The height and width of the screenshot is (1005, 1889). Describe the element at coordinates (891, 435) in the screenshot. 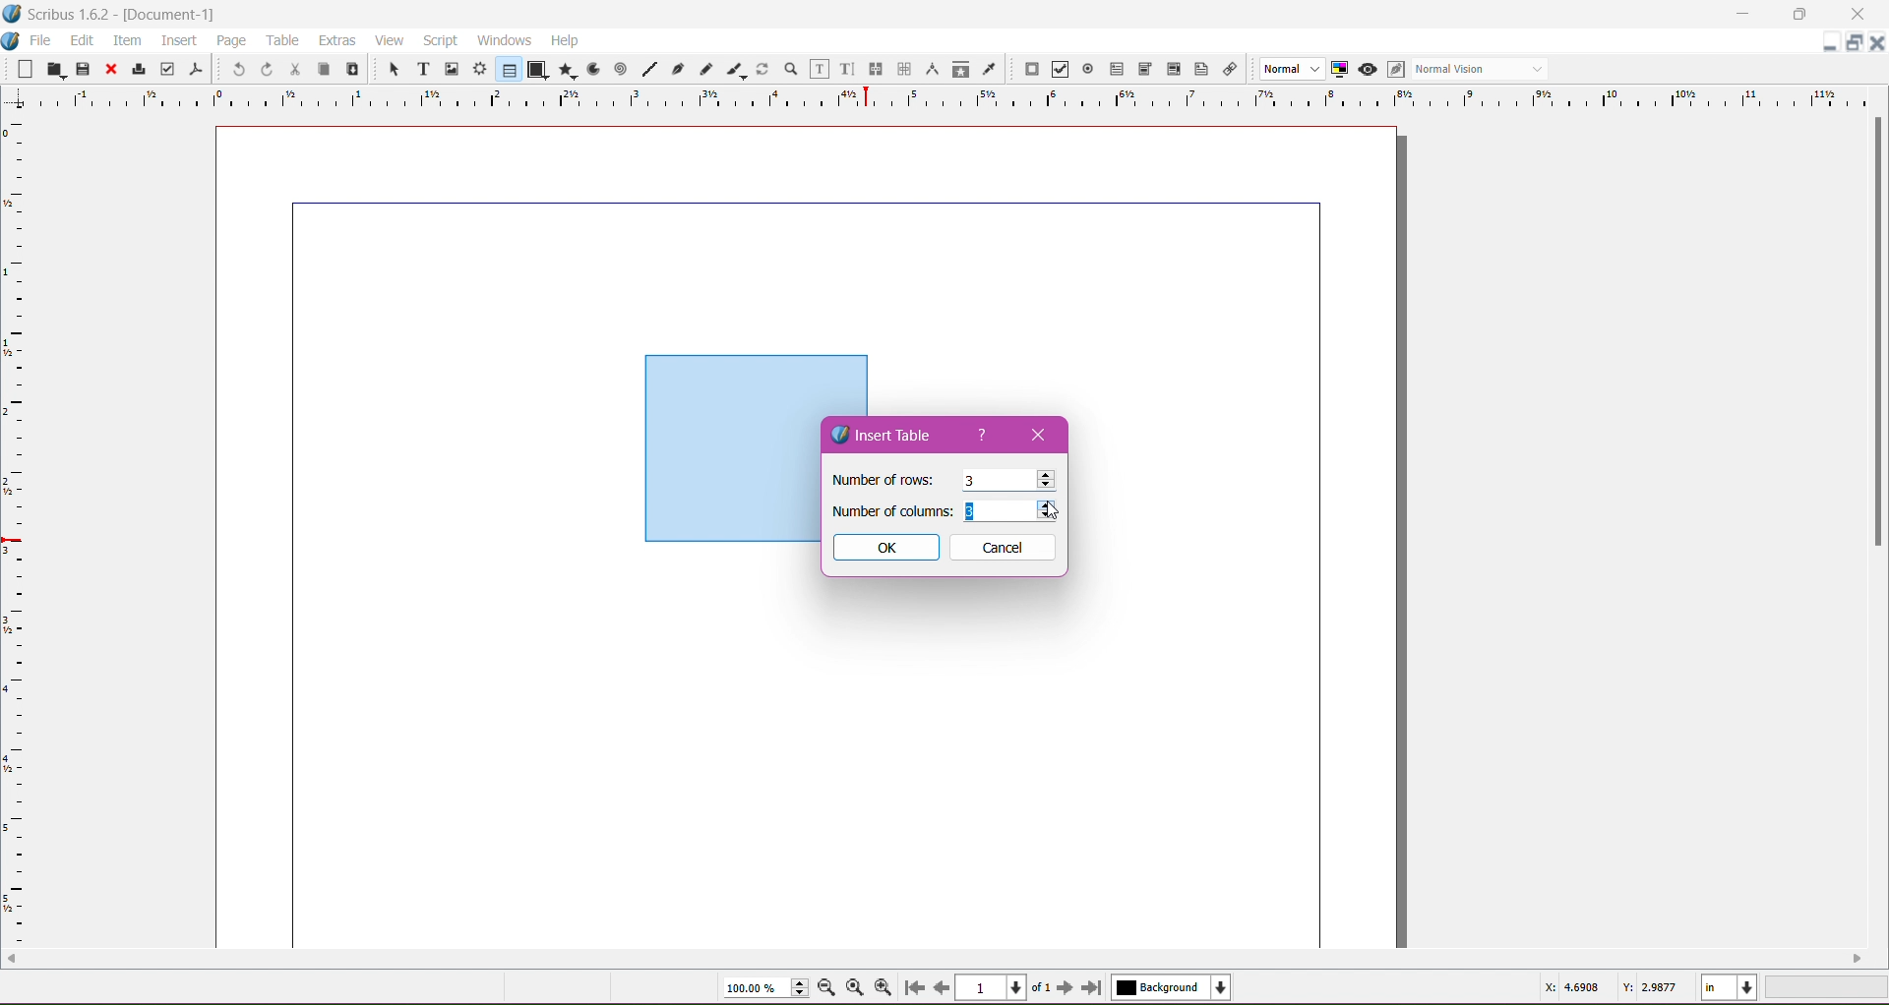

I see `Insert Table` at that location.